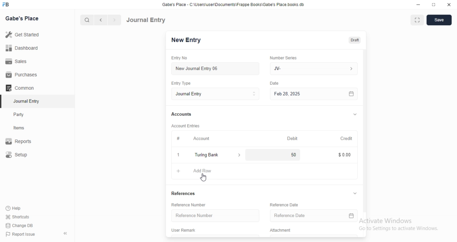  What do you see at coordinates (281, 231) in the screenshot?
I see `Attachment` at bounding box center [281, 231].